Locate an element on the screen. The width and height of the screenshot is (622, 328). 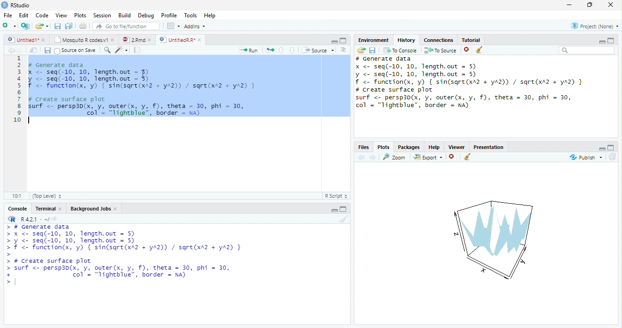
UntitledR.R* is located at coordinates (176, 40).